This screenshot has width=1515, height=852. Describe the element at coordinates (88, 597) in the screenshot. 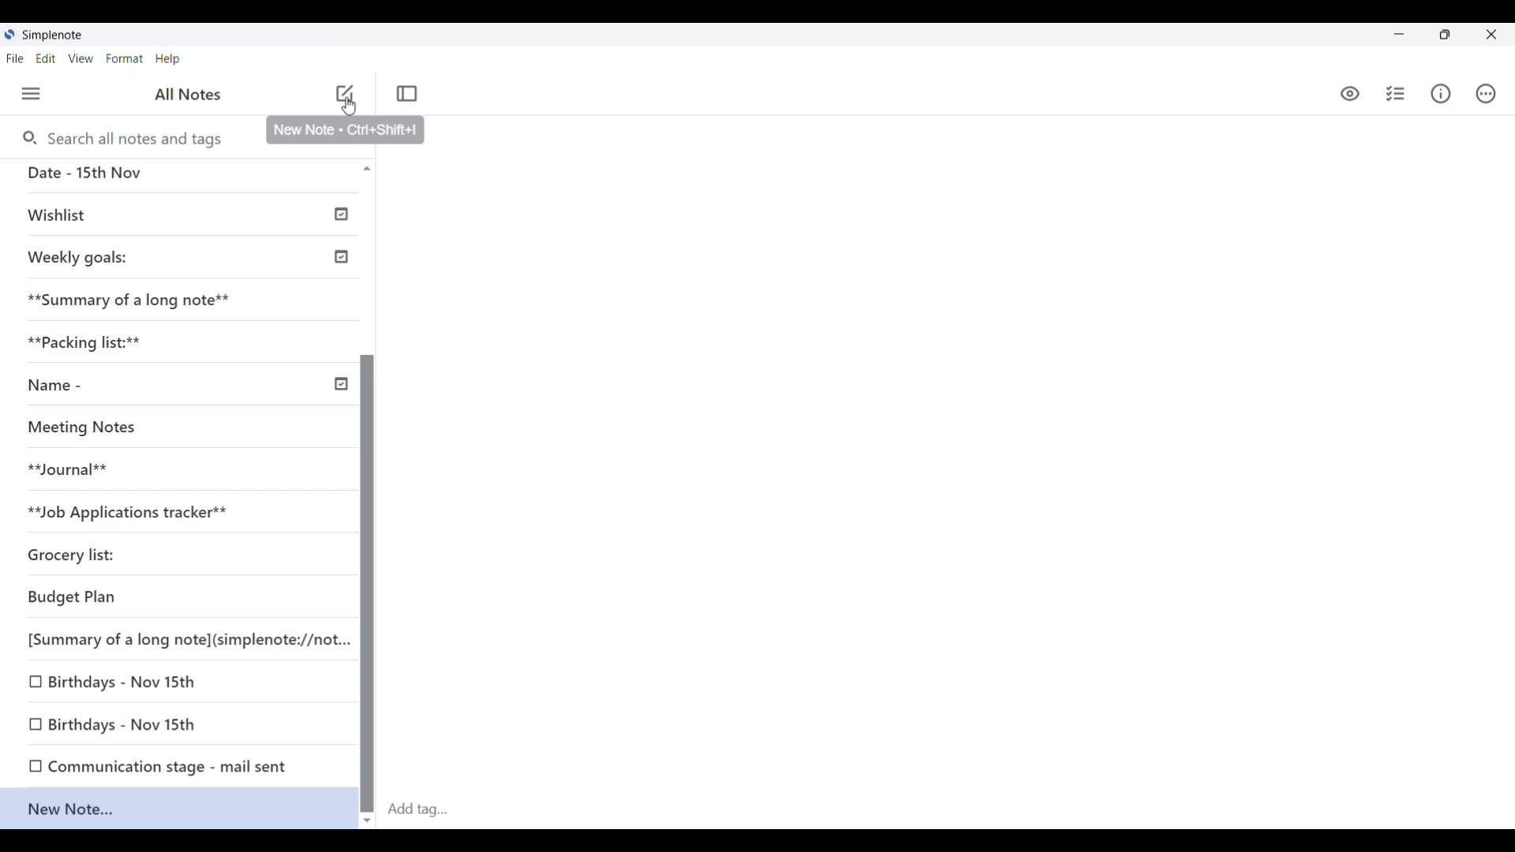

I see `Budget Plan` at that location.